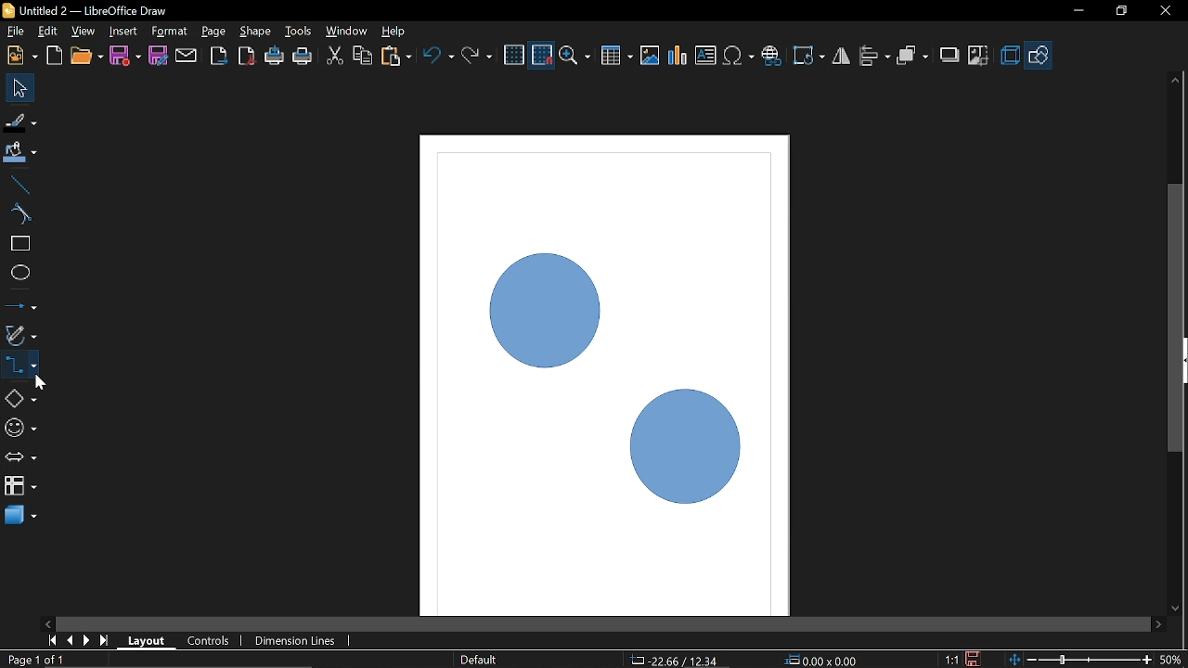  What do you see at coordinates (35, 661) in the screenshot?
I see `Current page` at bounding box center [35, 661].